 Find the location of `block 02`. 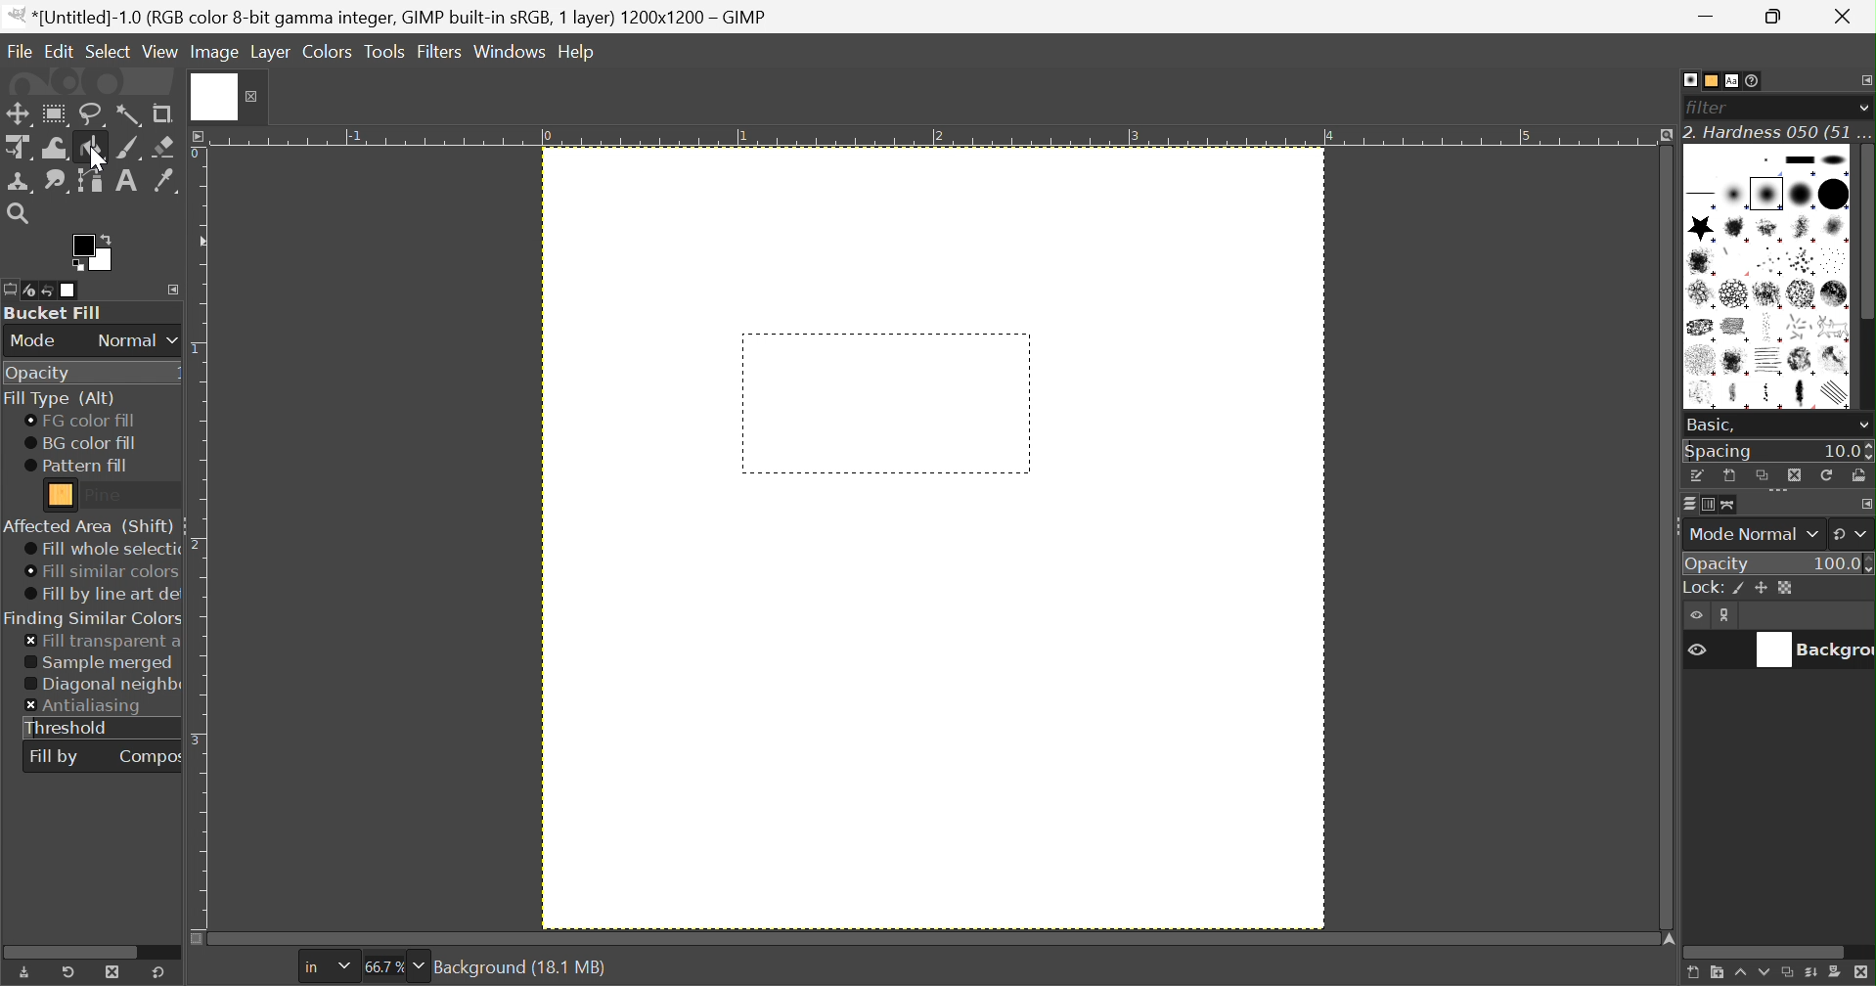

block 02 is located at coordinates (1835, 159).